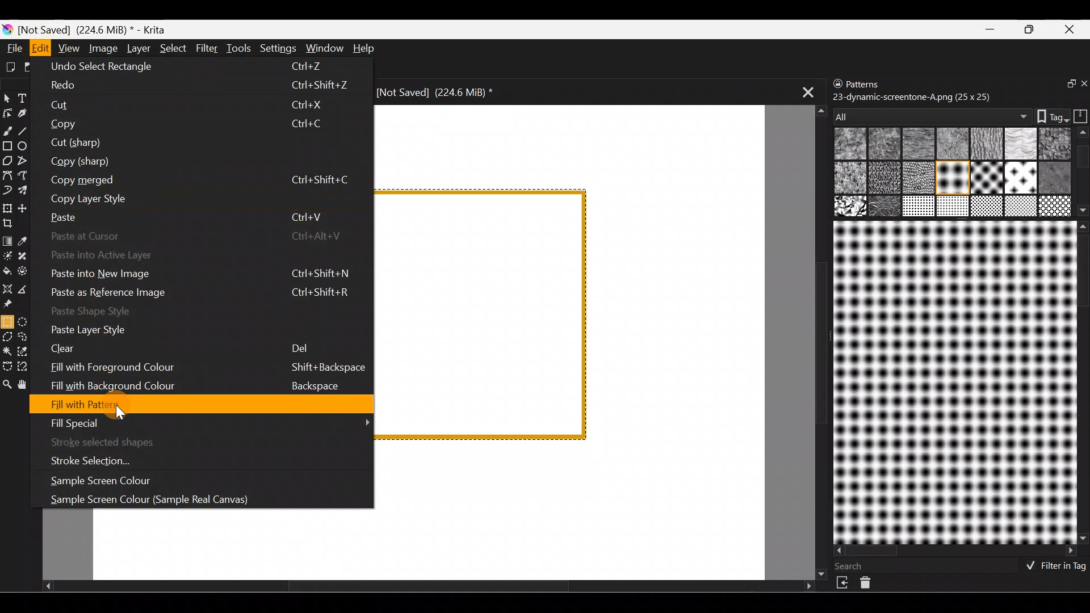  Describe the element at coordinates (920, 207) in the screenshot. I see `16 Texture_woody.png` at that location.